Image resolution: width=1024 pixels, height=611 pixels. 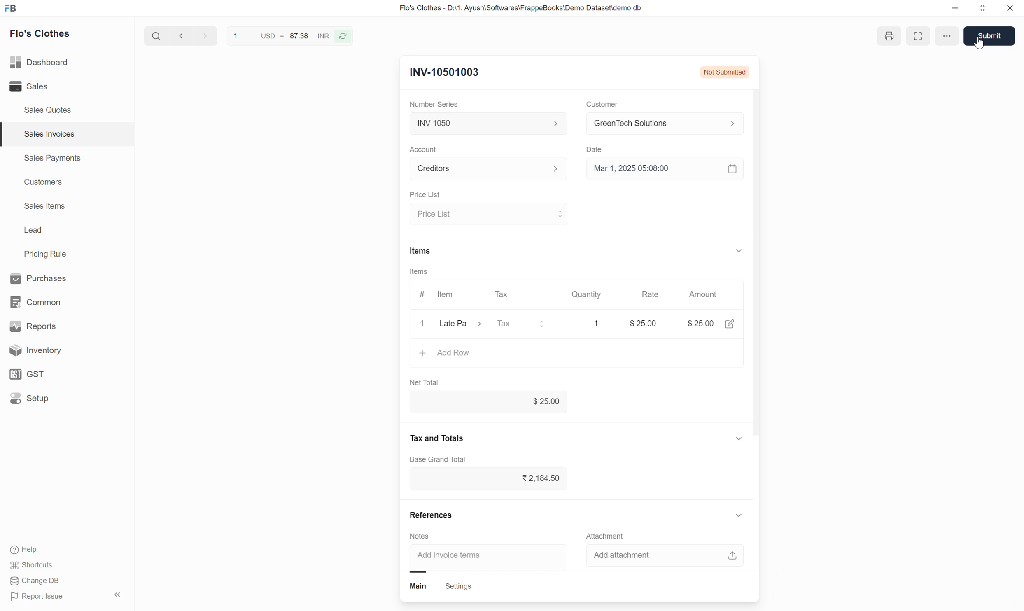 I want to click on Sales Invoices, so click(x=48, y=134).